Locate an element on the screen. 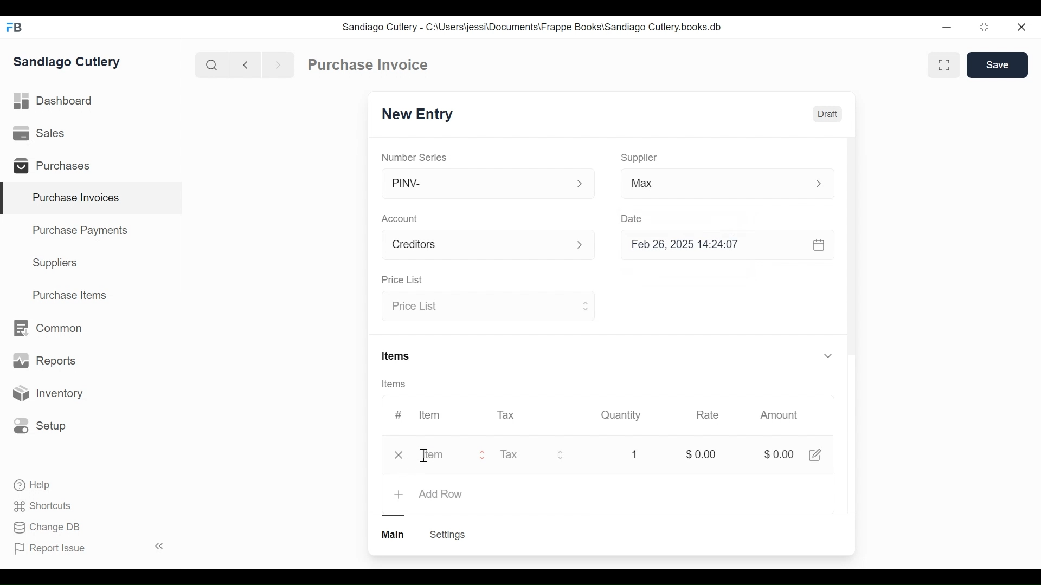  Max is located at coordinates (706, 185).